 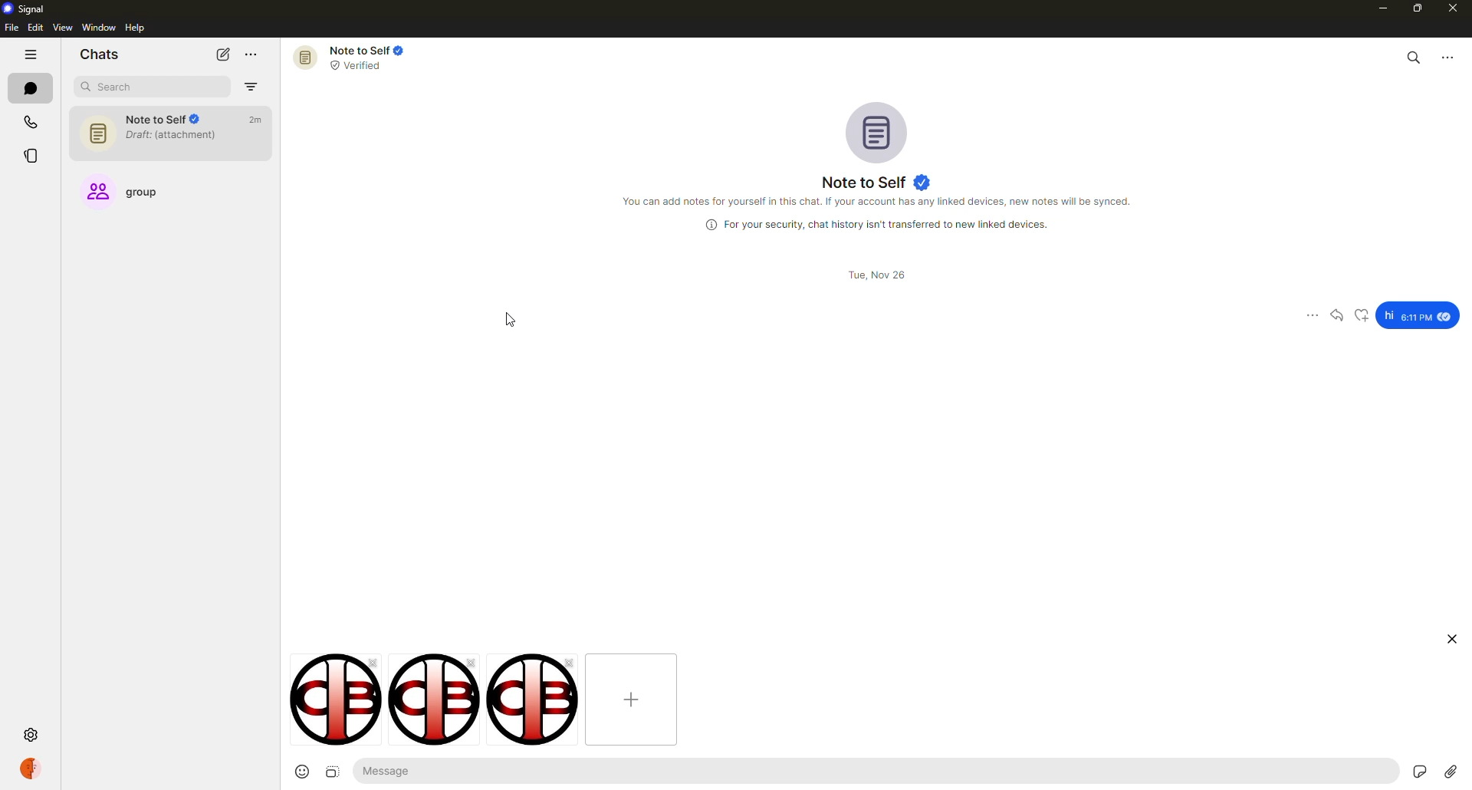 What do you see at coordinates (31, 768) in the screenshot?
I see `profile` at bounding box center [31, 768].